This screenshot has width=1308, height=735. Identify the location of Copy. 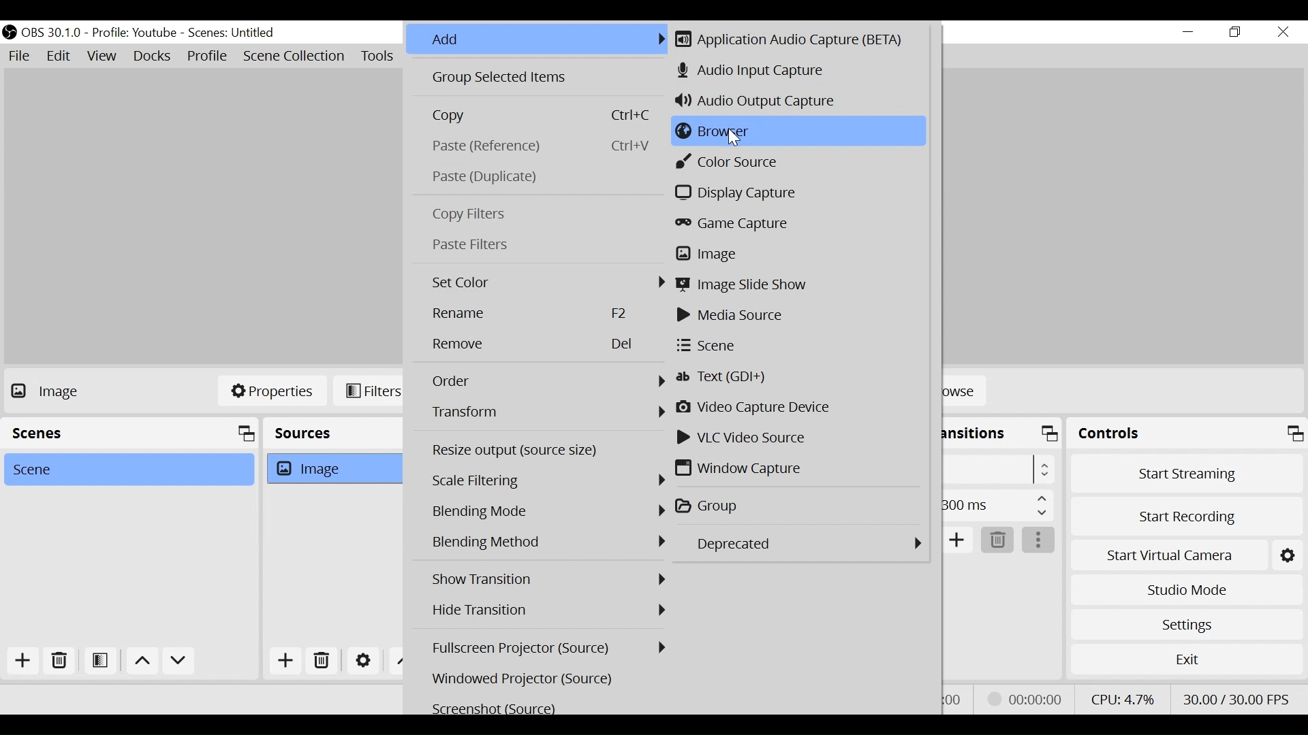
(545, 115).